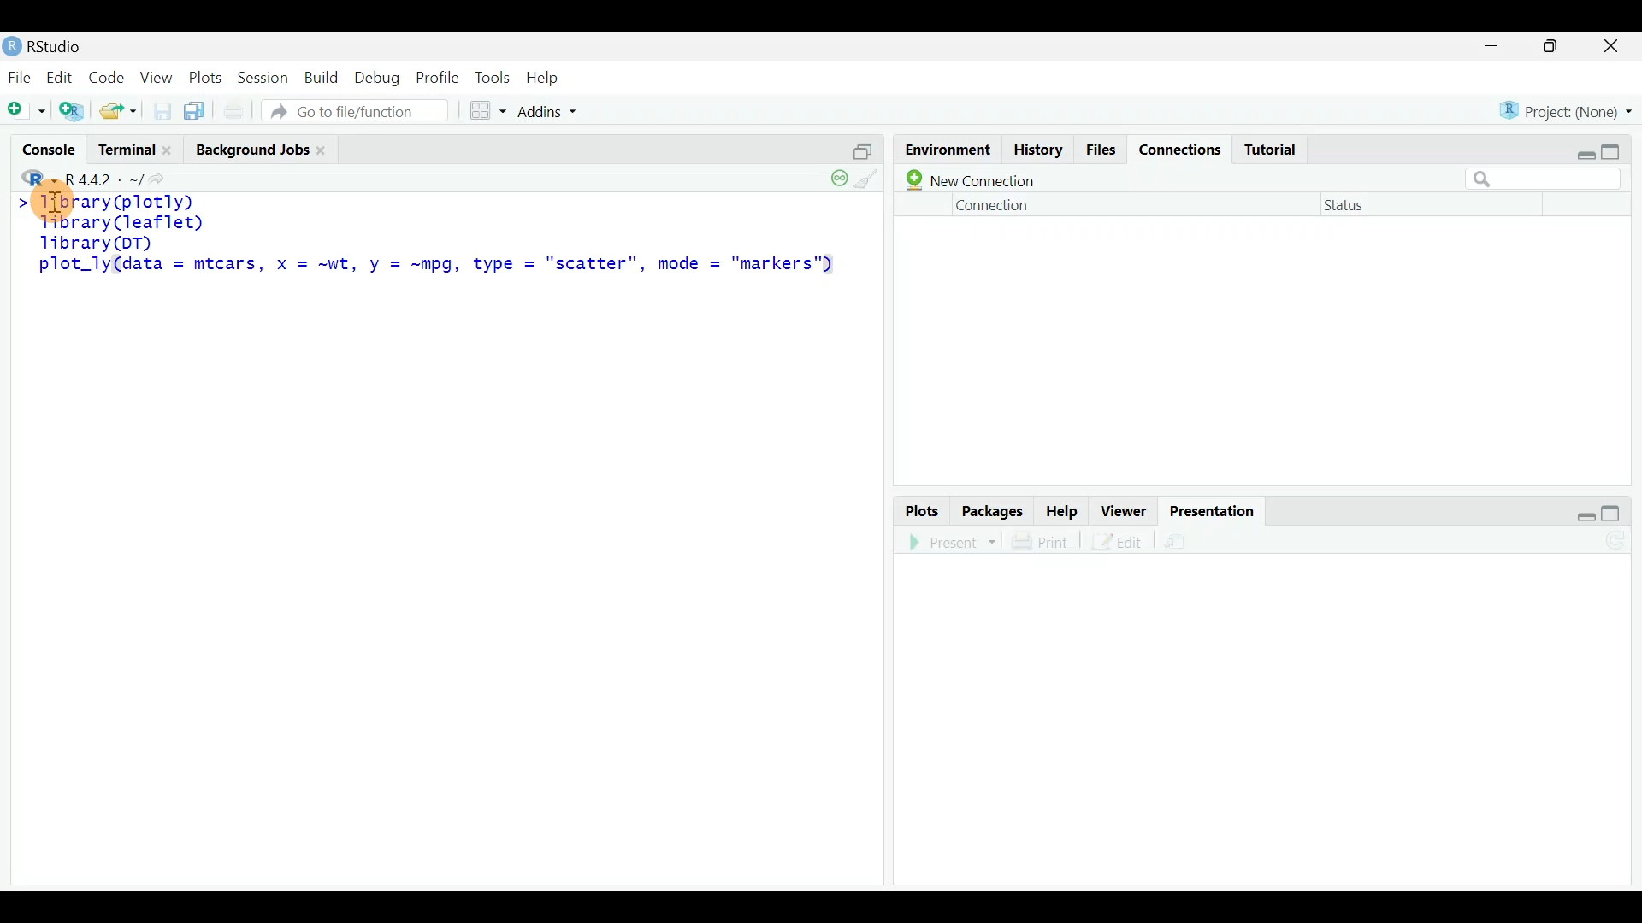 This screenshot has height=923, width=1642. Describe the element at coordinates (953, 541) in the screenshot. I see `Present in an external web browser` at that location.